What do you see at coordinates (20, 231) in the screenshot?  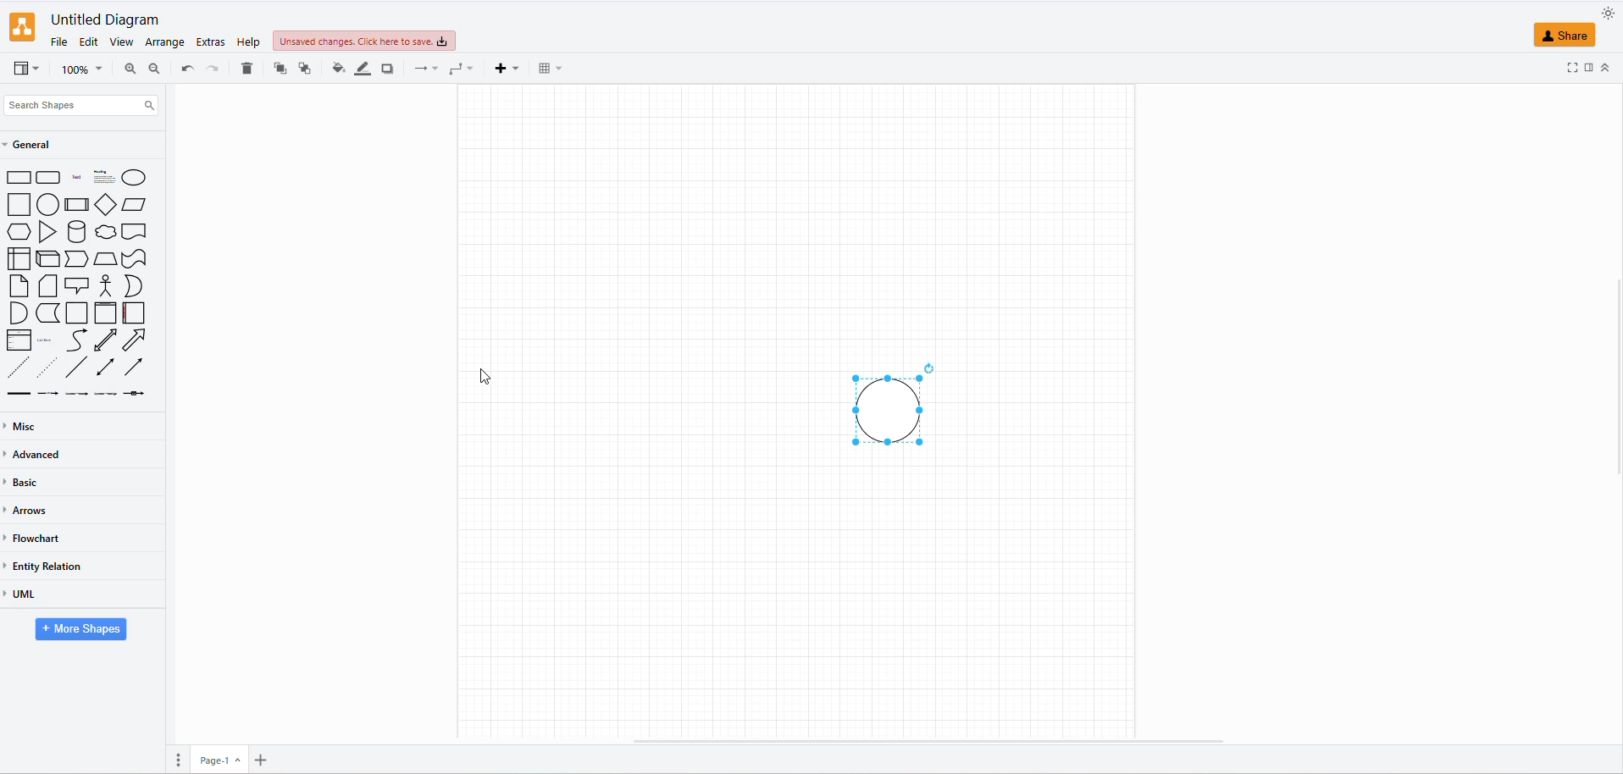 I see `HEXAGON` at bounding box center [20, 231].